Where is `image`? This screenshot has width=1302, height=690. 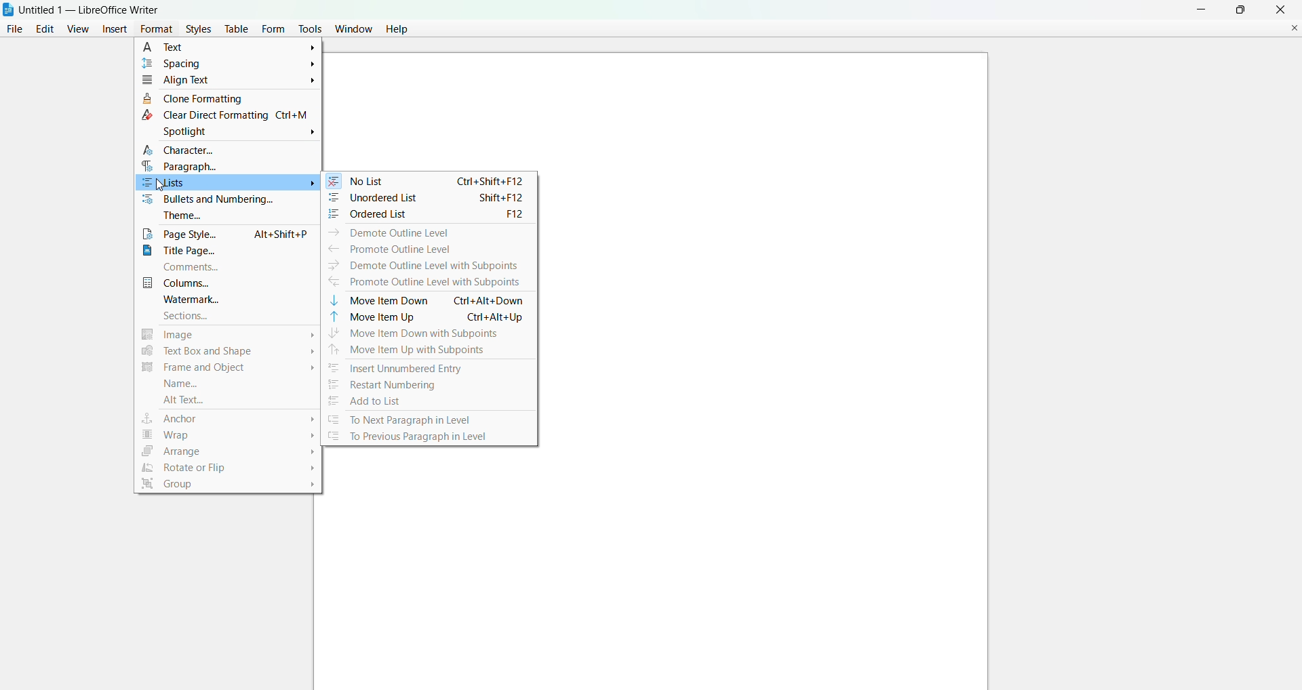
image is located at coordinates (226, 334).